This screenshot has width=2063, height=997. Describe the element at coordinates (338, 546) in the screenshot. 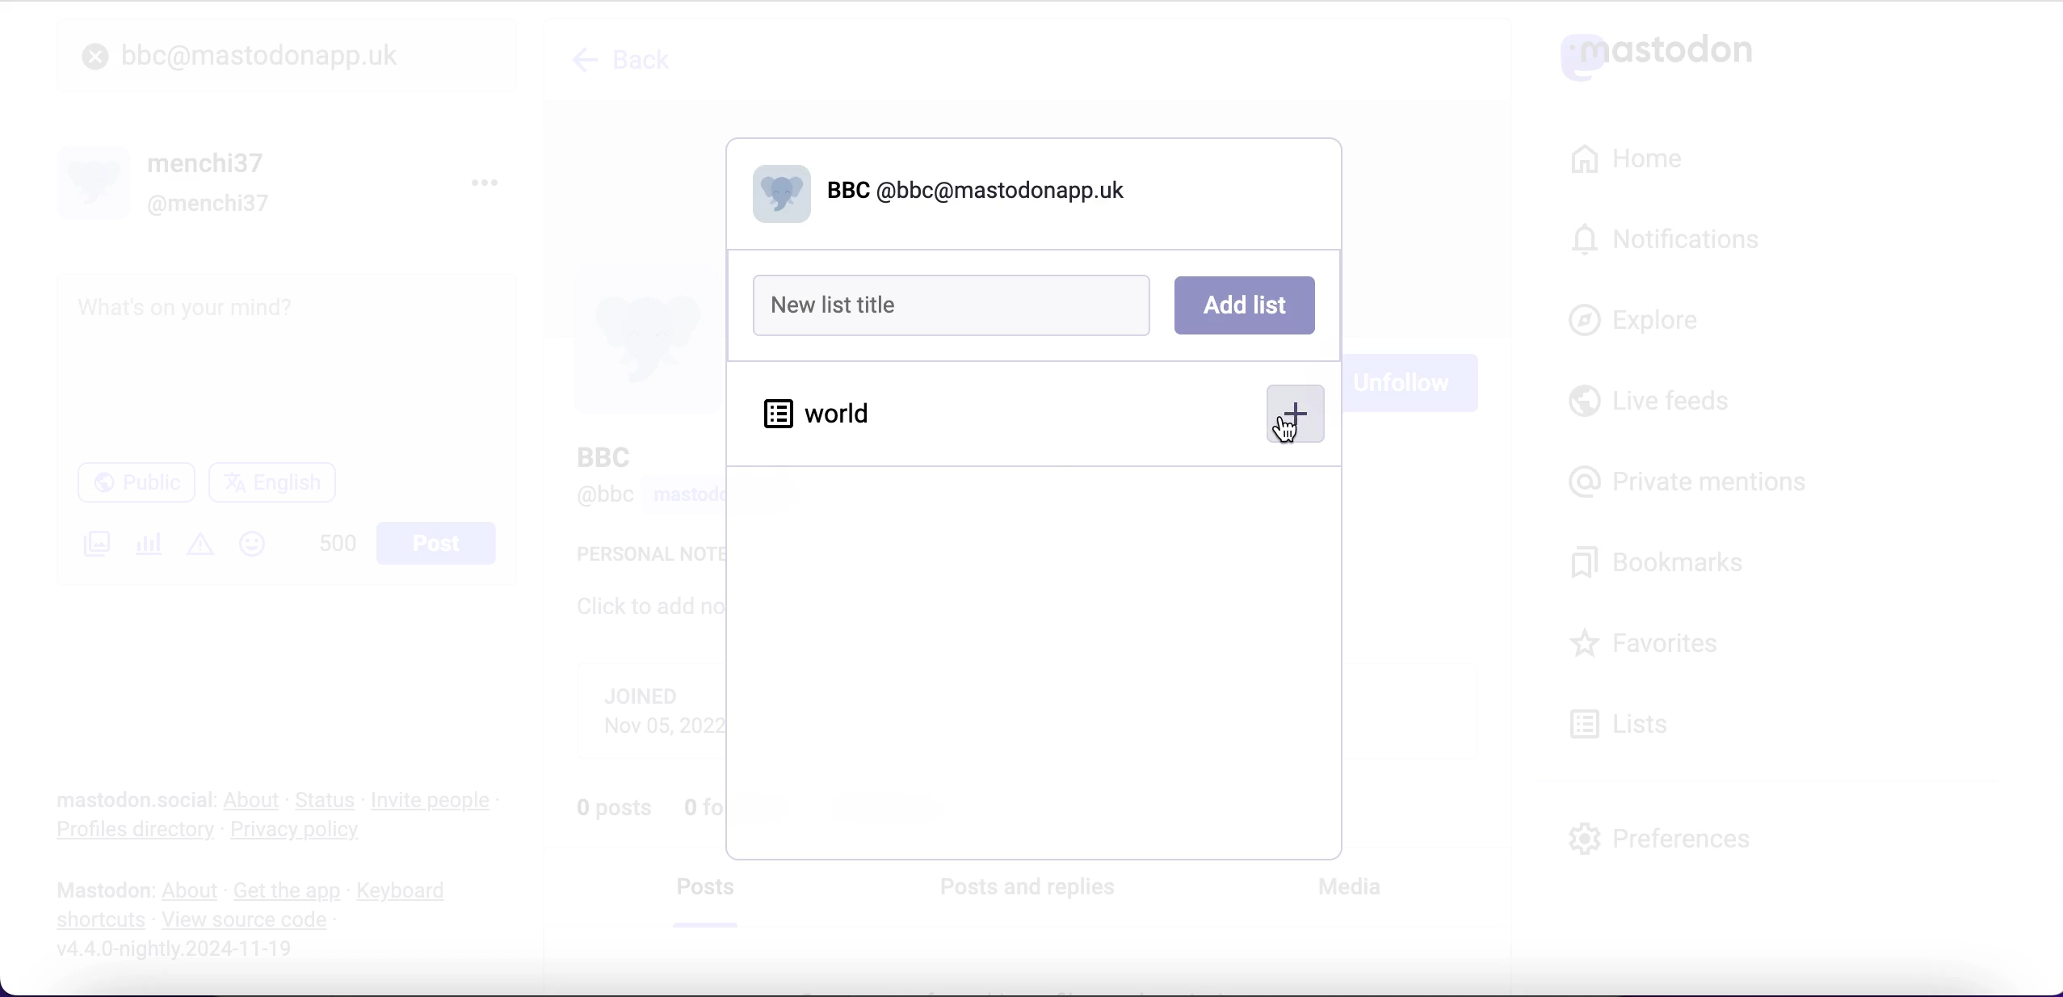

I see `characters` at that location.